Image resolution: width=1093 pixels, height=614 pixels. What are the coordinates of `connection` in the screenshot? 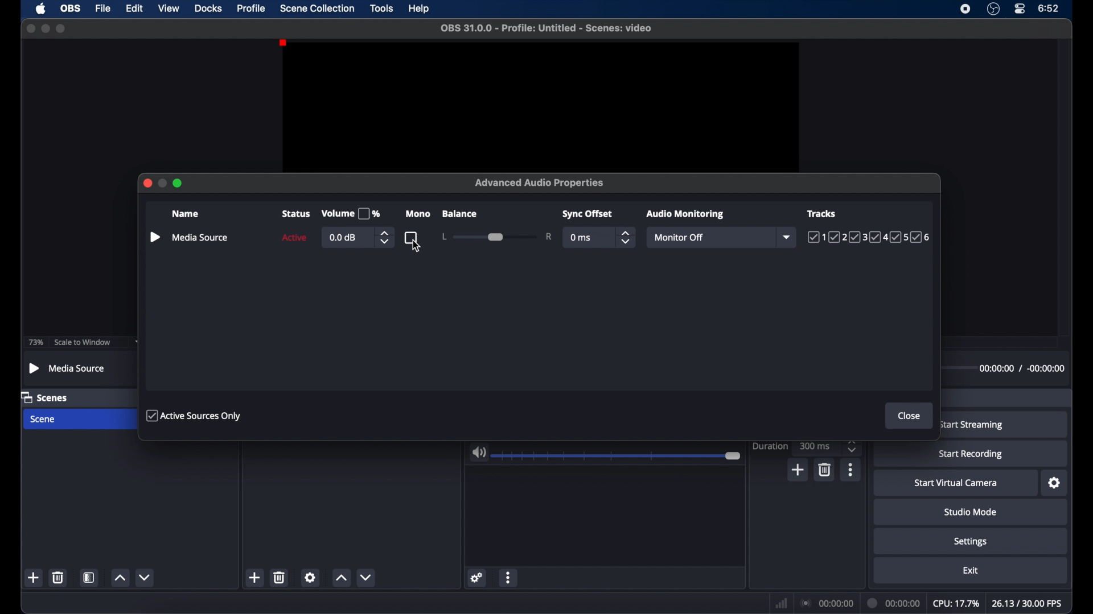 It's located at (828, 603).